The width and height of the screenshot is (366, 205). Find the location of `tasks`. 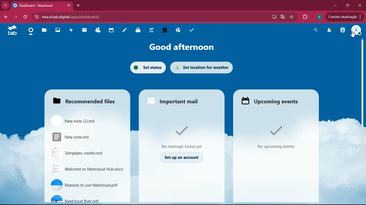

tasks is located at coordinates (192, 30).